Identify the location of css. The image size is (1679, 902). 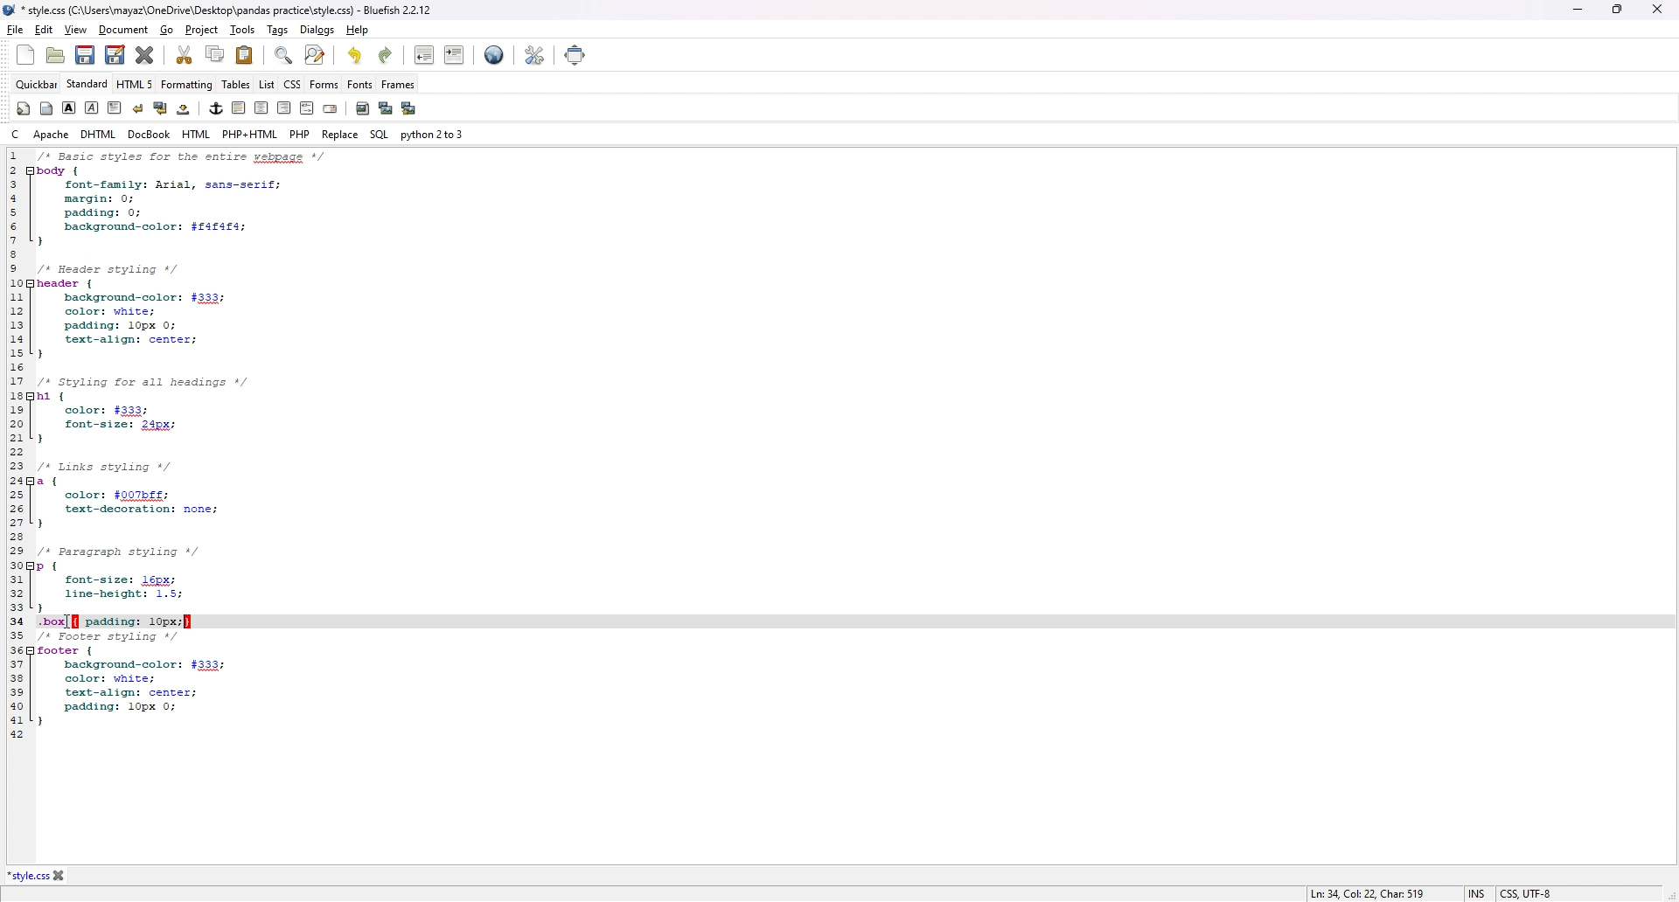
(293, 84).